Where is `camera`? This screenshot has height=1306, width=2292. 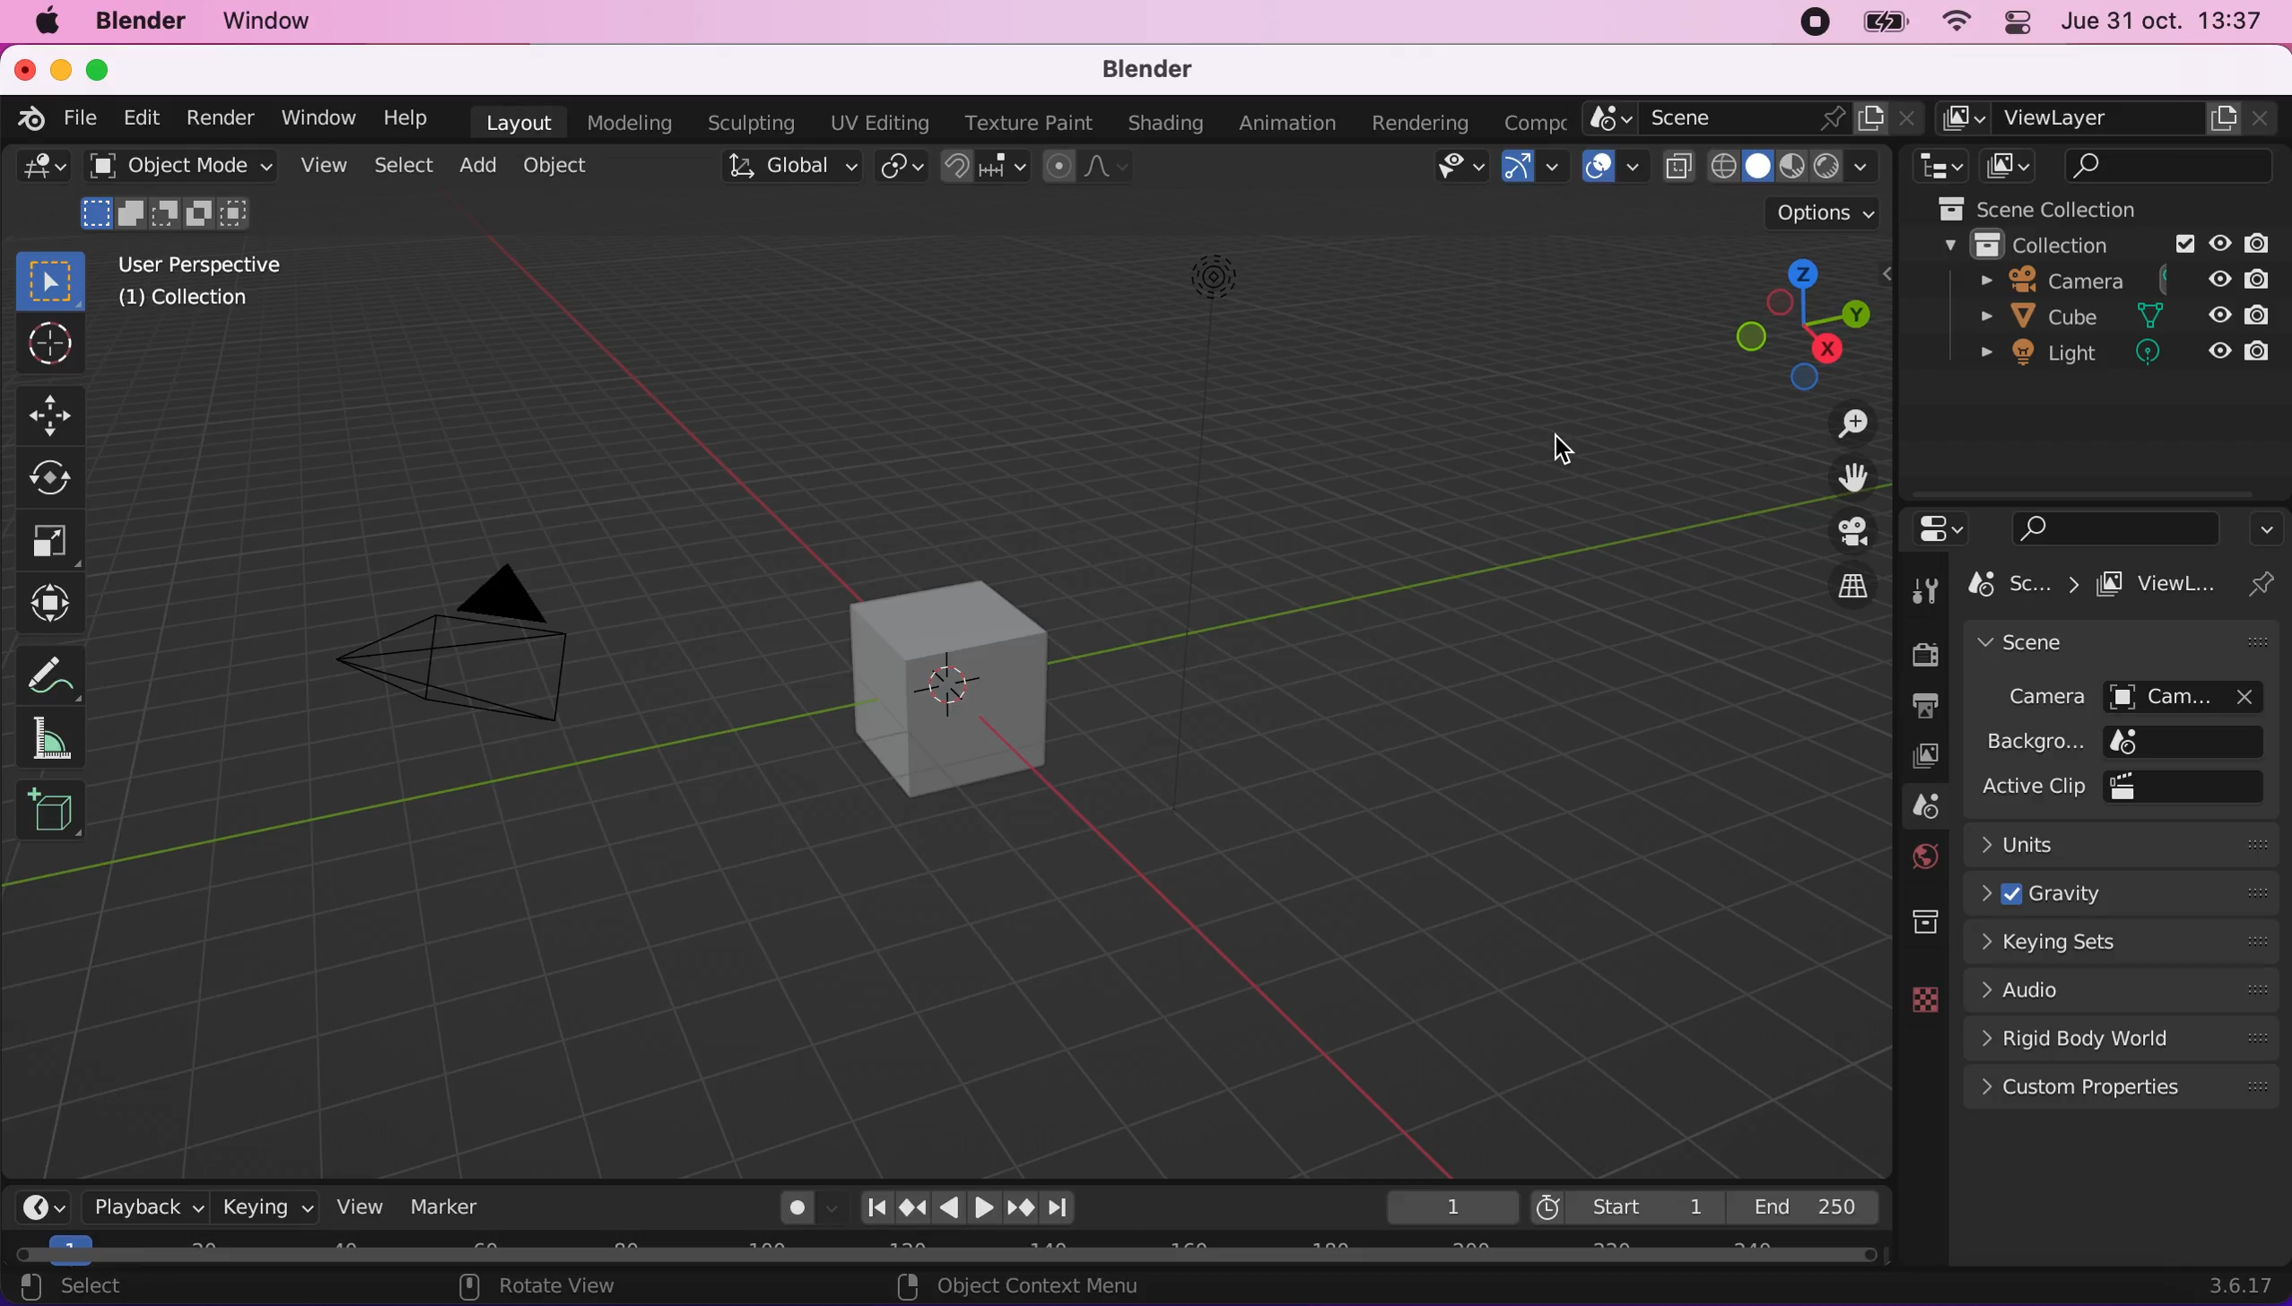
camera is located at coordinates (2114, 277).